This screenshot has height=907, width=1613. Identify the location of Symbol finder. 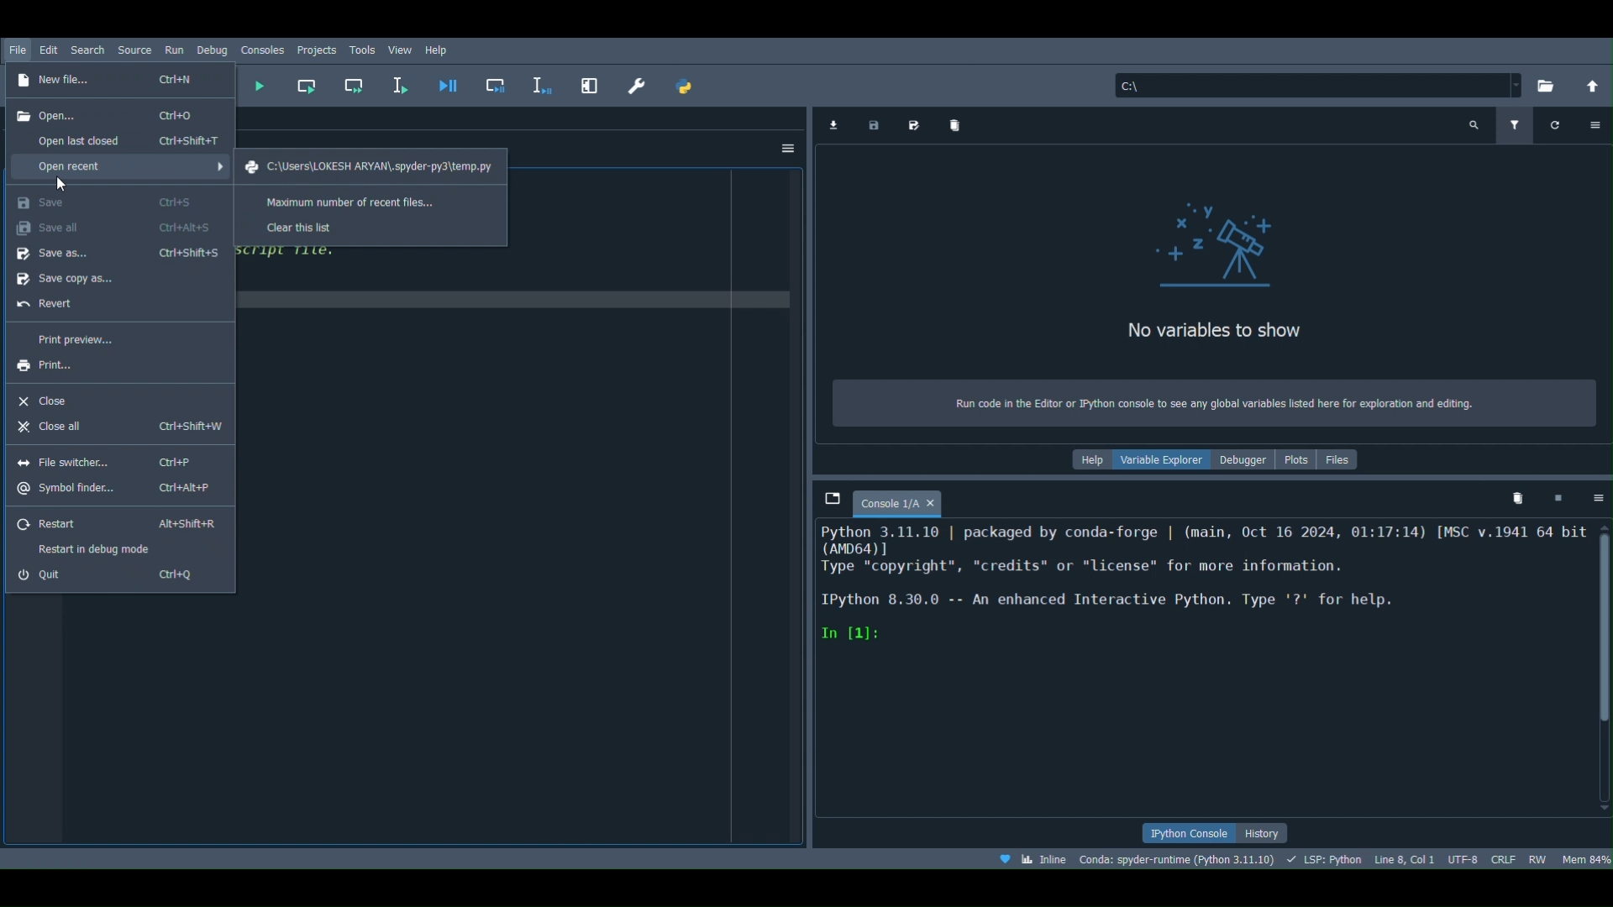
(108, 490).